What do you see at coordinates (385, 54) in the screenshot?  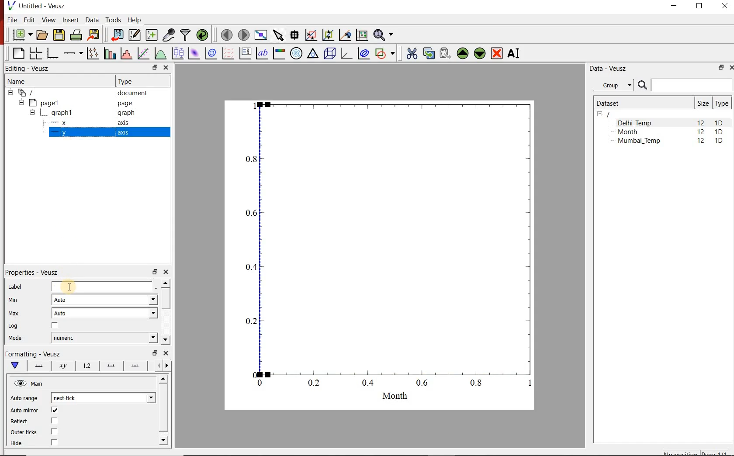 I see `add a shape to the plot` at bounding box center [385, 54].